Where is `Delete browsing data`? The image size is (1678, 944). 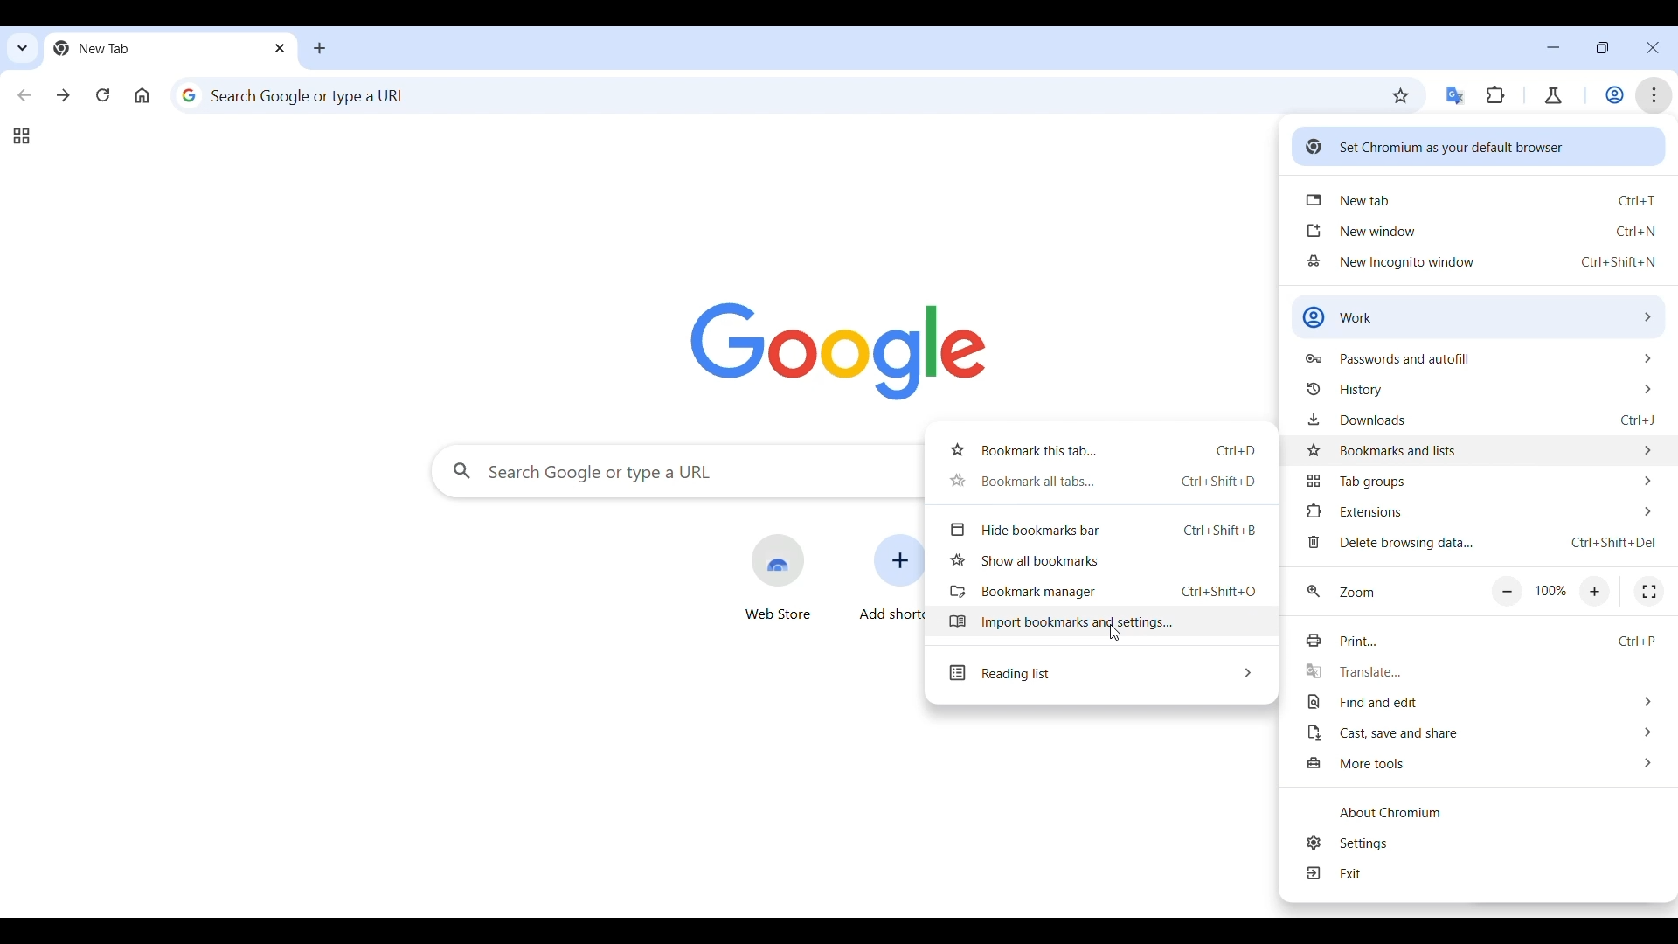 Delete browsing data is located at coordinates (1480, 542).